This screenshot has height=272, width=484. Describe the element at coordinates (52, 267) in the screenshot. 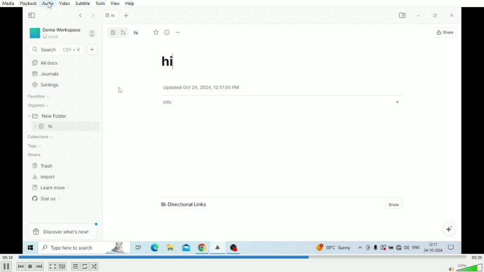

I see `Toggle the video in fullscreen` at that location.